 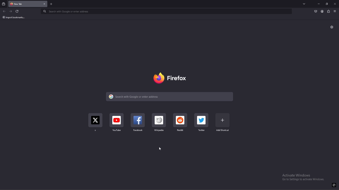 I want to click on twitter, so click(x=201, y=123).